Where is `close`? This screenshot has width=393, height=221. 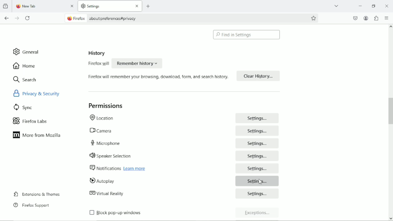
close is located at coordinates (73, 7).